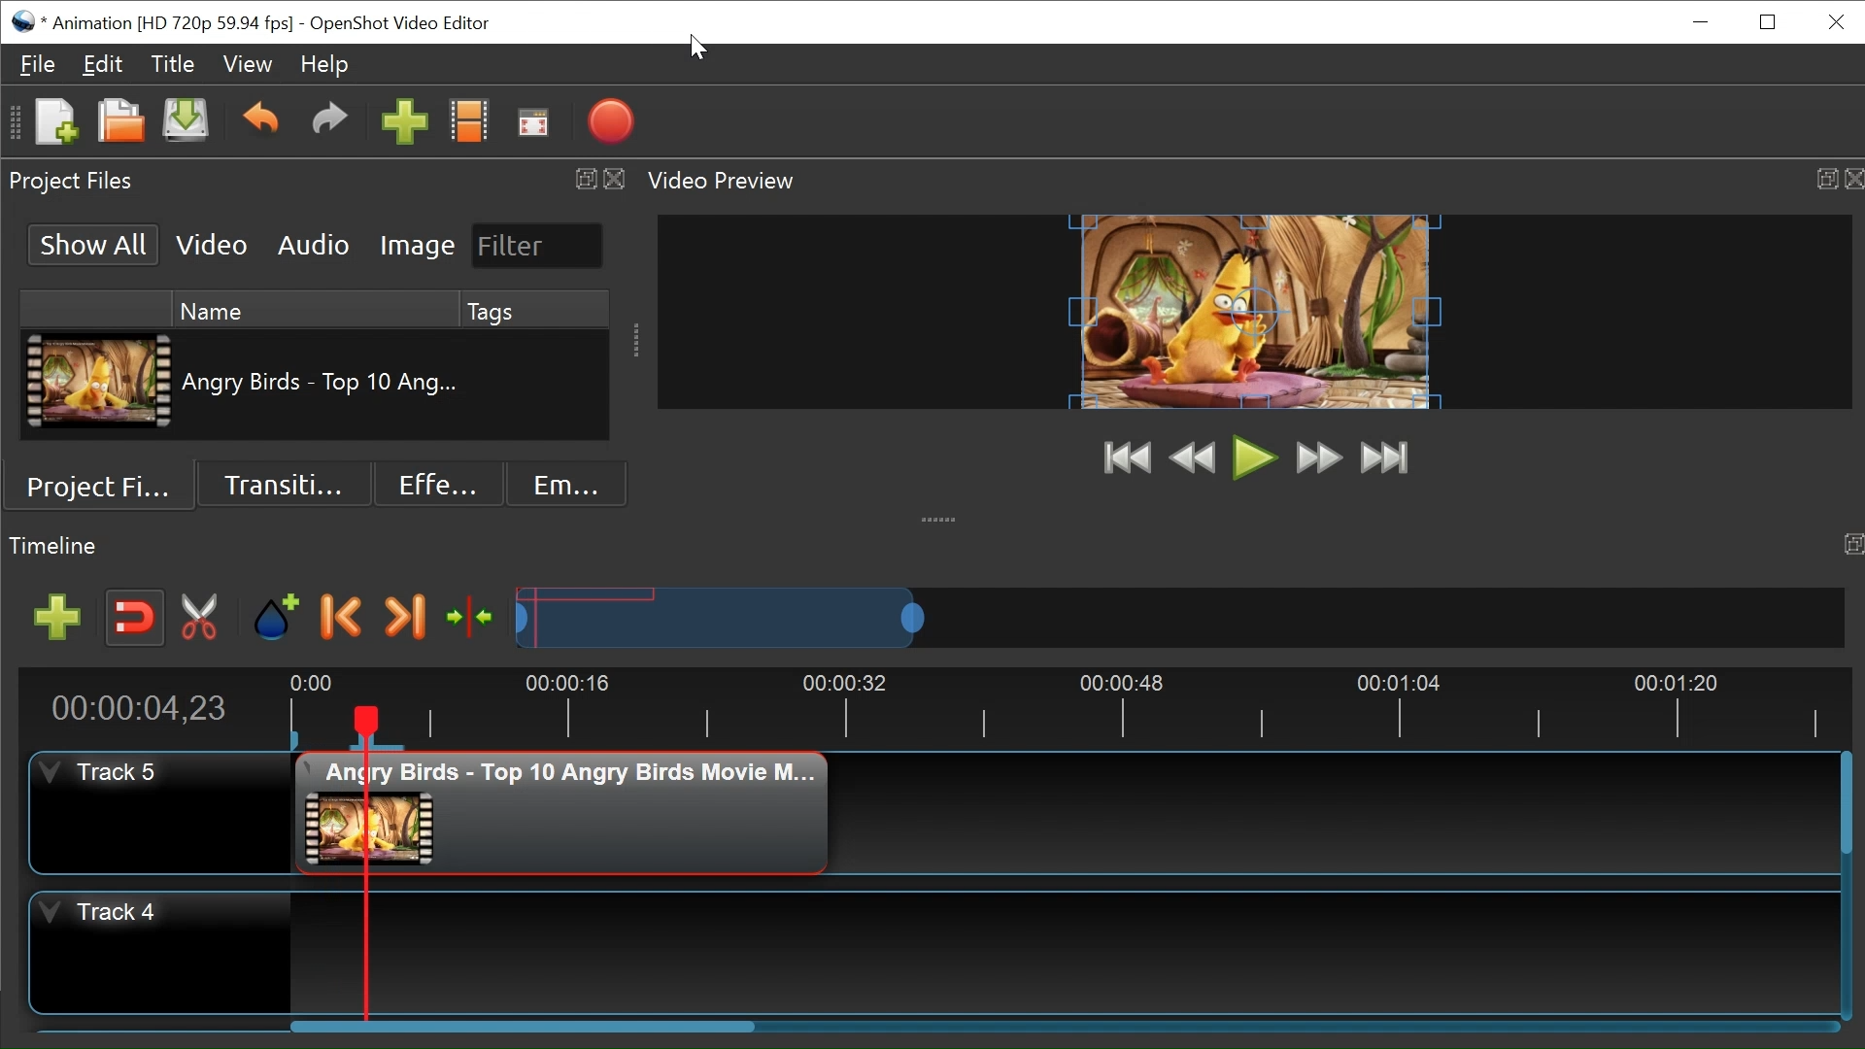 Image resolution: width=1865 pixels, height=1049 pixels. Describe the element at coordinates (1771, 21) in the screenshot. I see `Restore` at that location.